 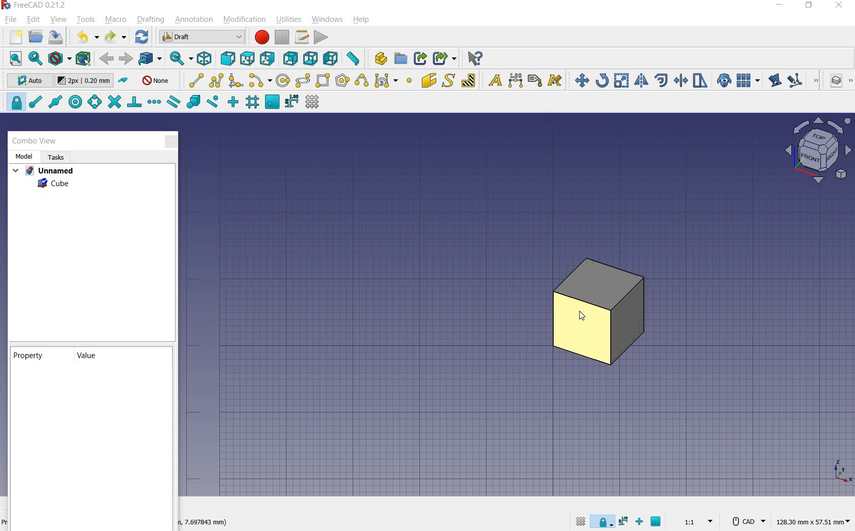 What do you see at coordinates (291, 59) in the screenshot?
I see `rear` at bounding box center [291, 59].